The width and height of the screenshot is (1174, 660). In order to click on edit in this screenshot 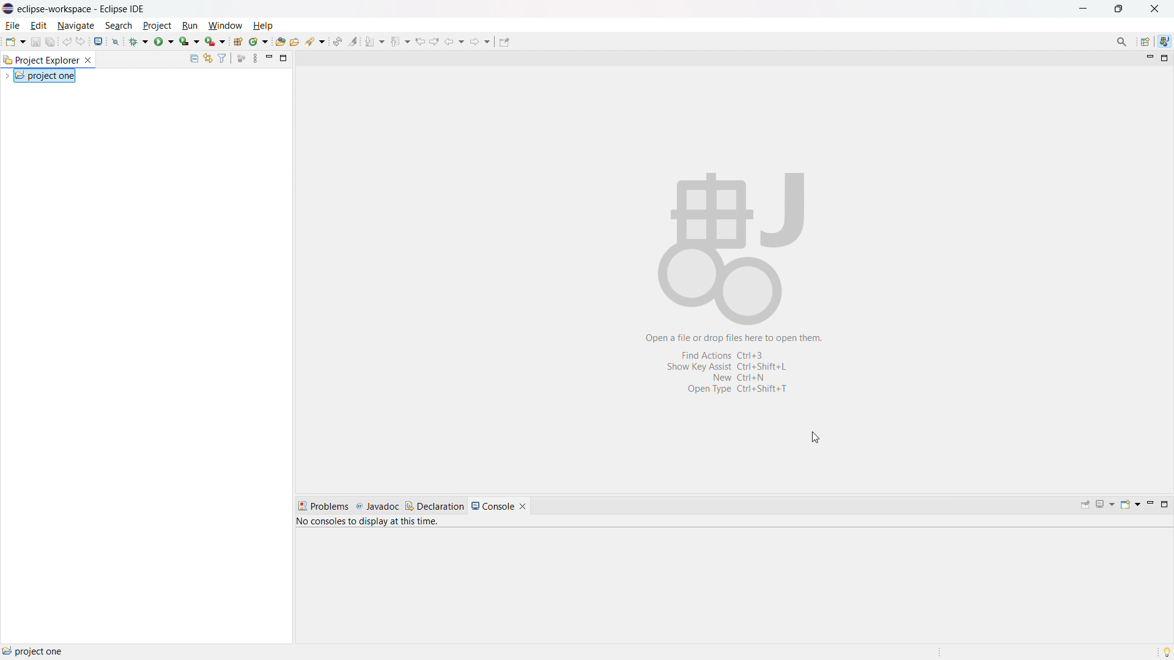, I will do `click(39, 26)`.